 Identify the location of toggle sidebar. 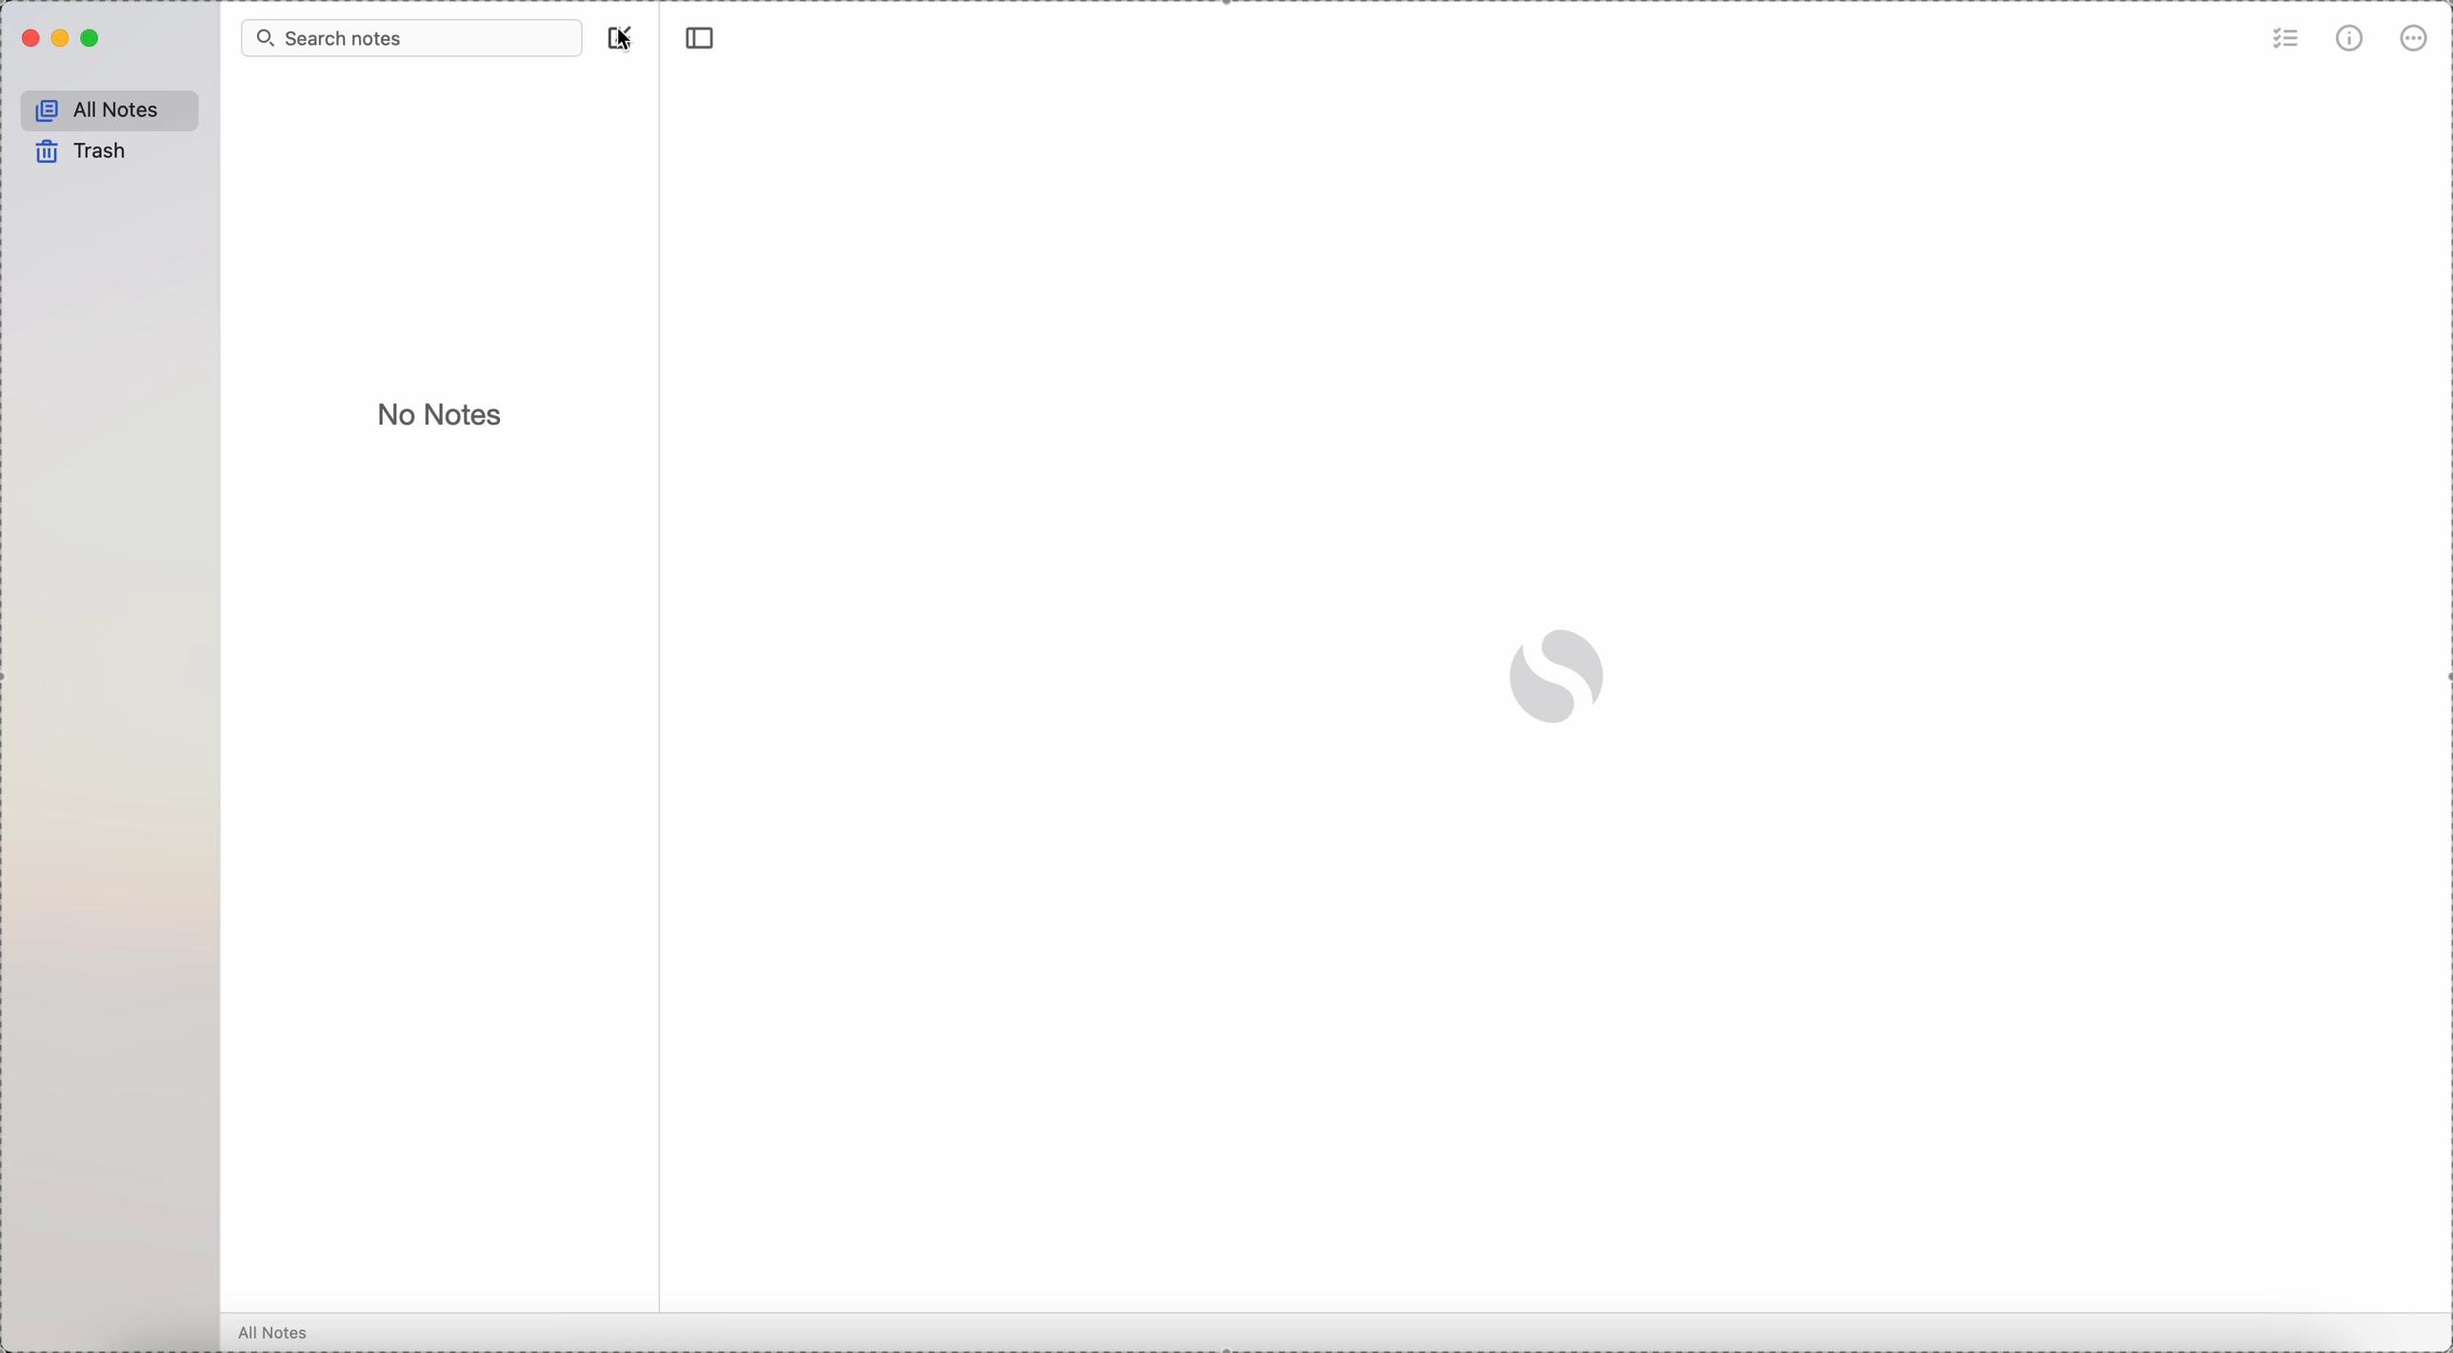
(703, 38).